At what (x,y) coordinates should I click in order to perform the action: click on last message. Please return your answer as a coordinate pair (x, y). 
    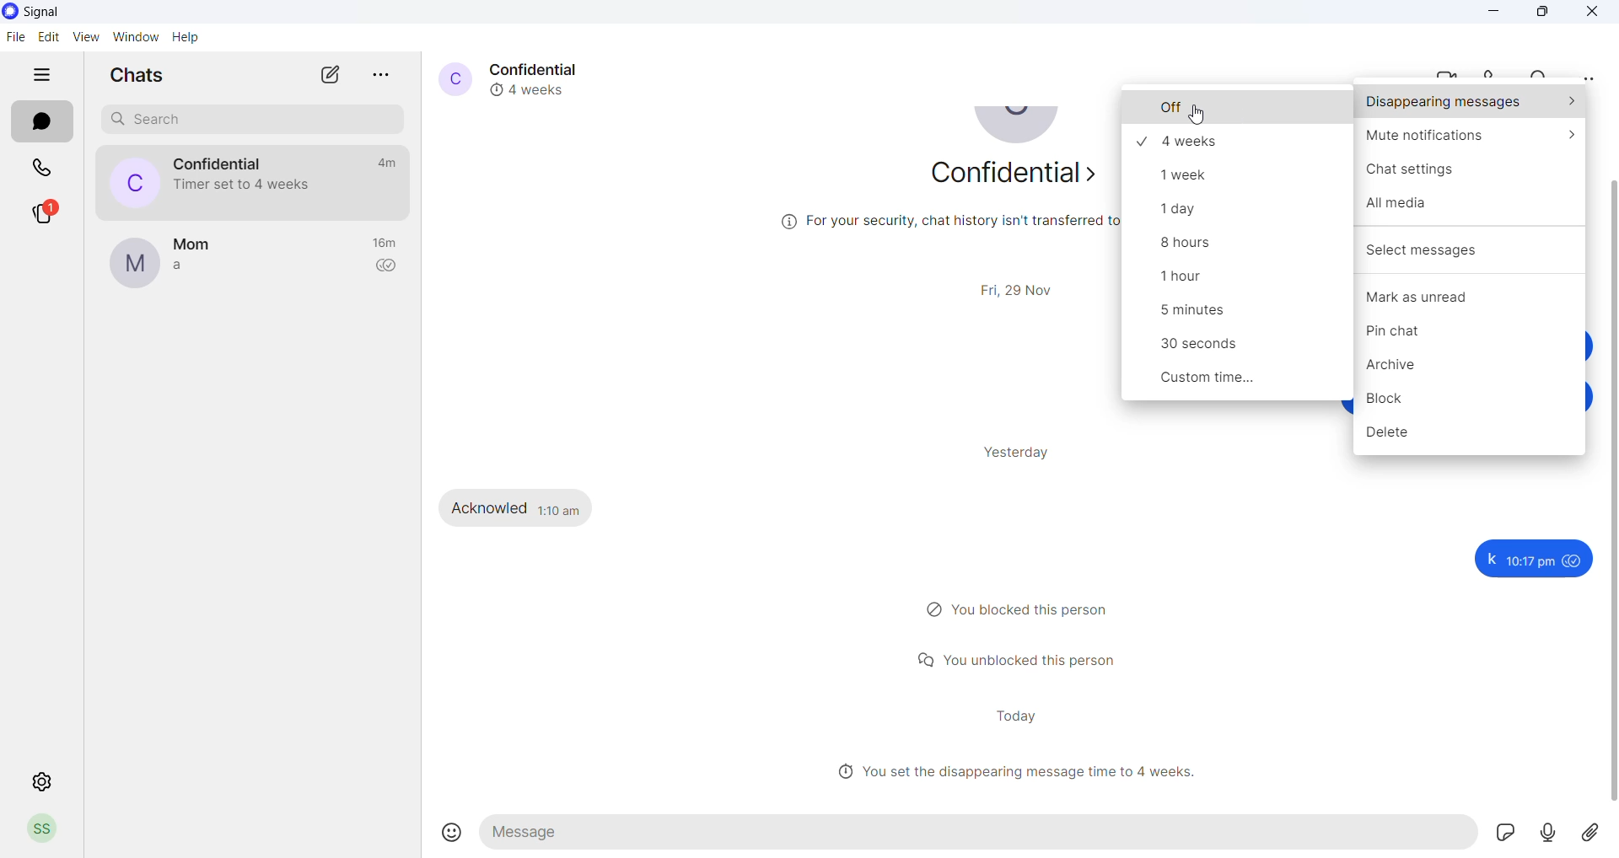
    Looking at the image, I should click on (201, 273).